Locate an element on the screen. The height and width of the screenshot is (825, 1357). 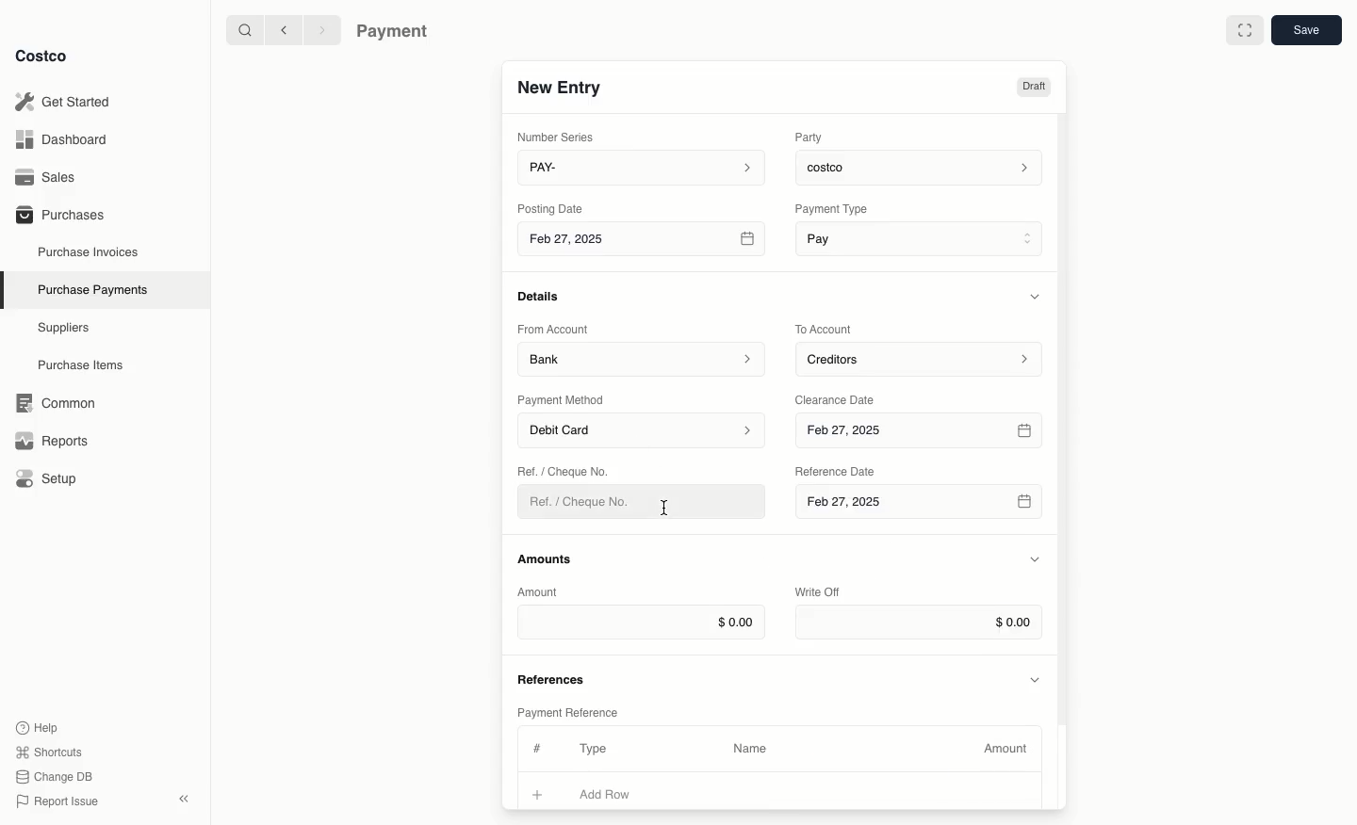
‘Payment Type is located at coordinates (830, 208).